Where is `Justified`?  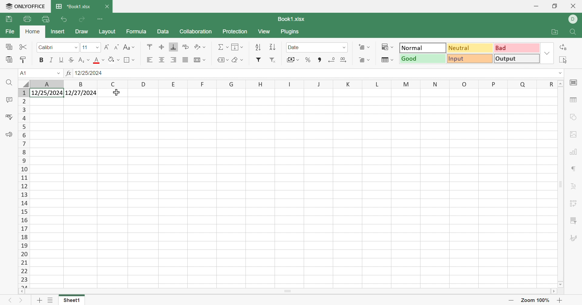 Justified is located at coordinates (185, 59).